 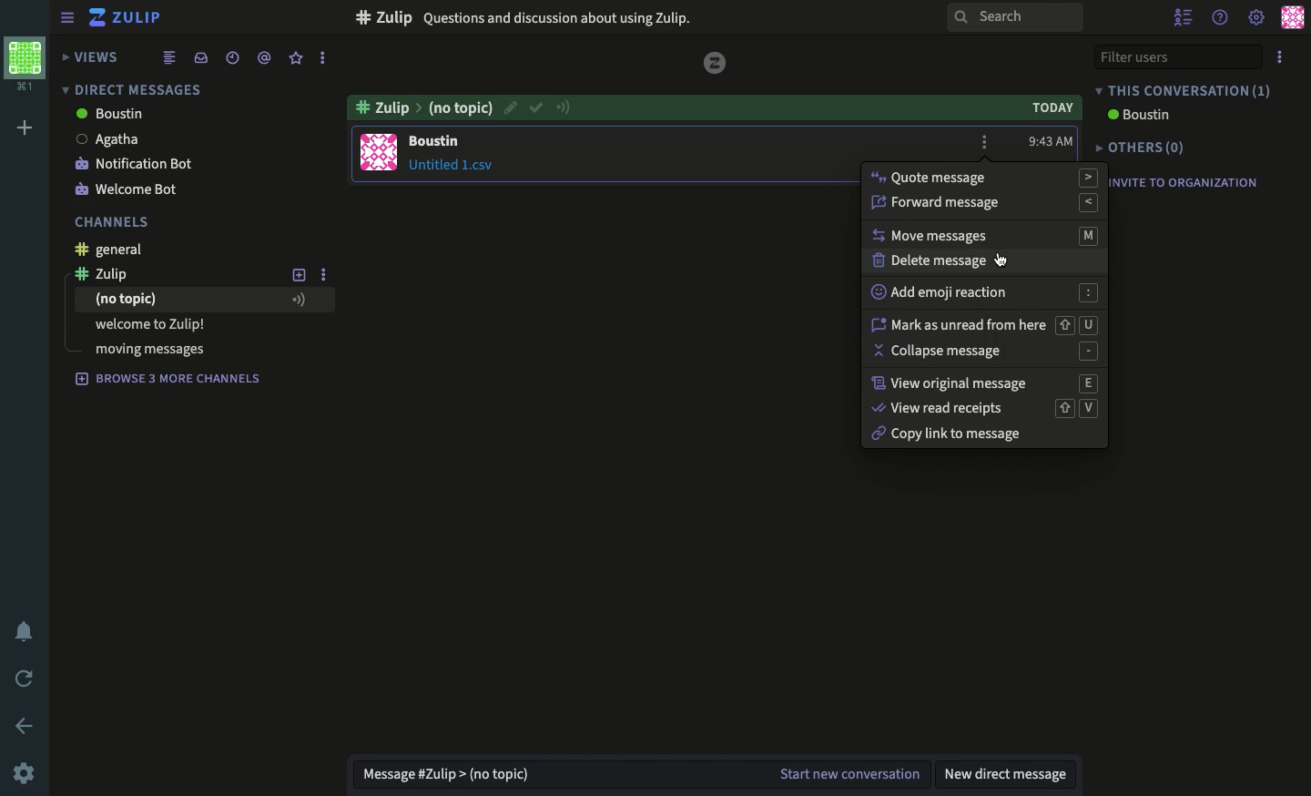 I want to click on message zulip, so click(x=446, y=768).